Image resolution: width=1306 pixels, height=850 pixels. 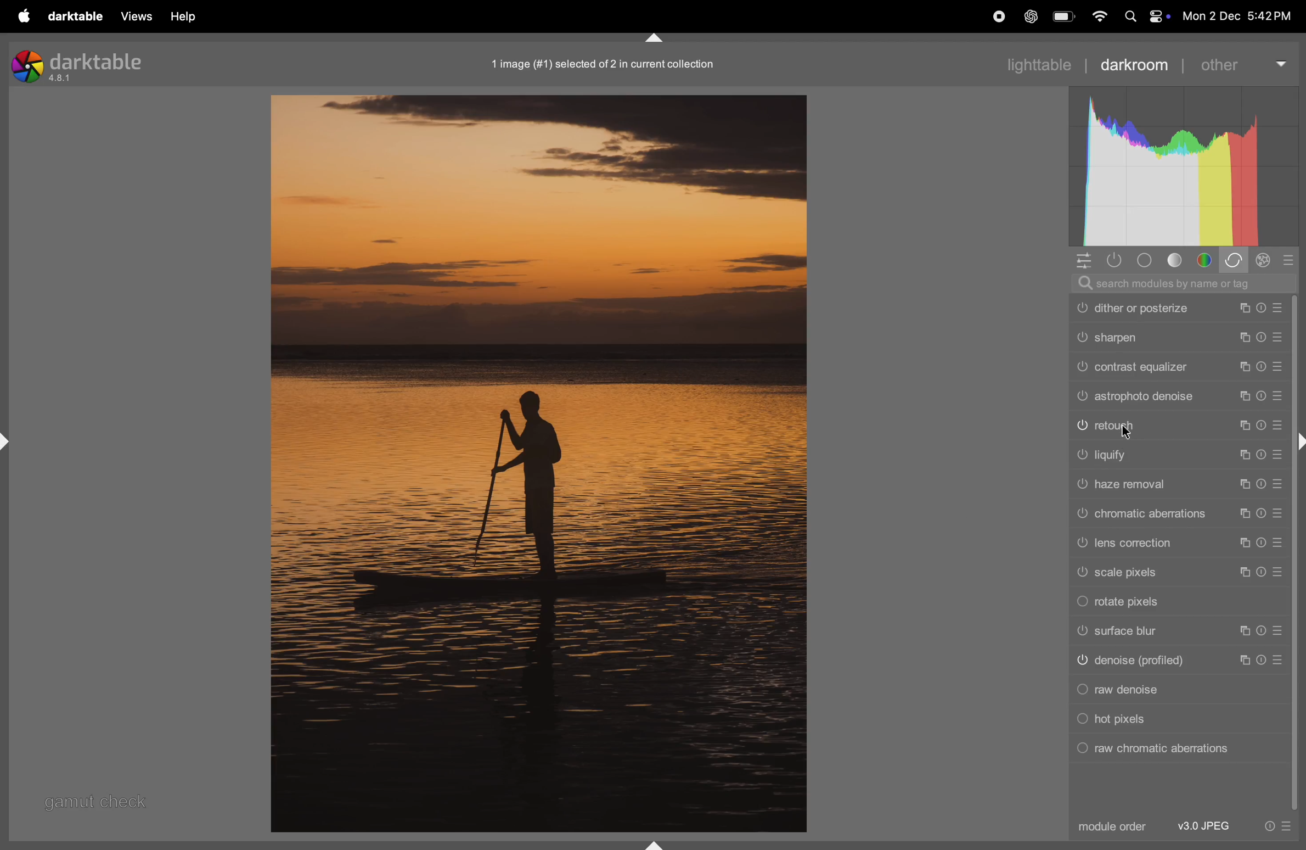 What do you see at coordinates (1242, 64) in the screenshot?
I see `other` at bounding box center [1242, 64].